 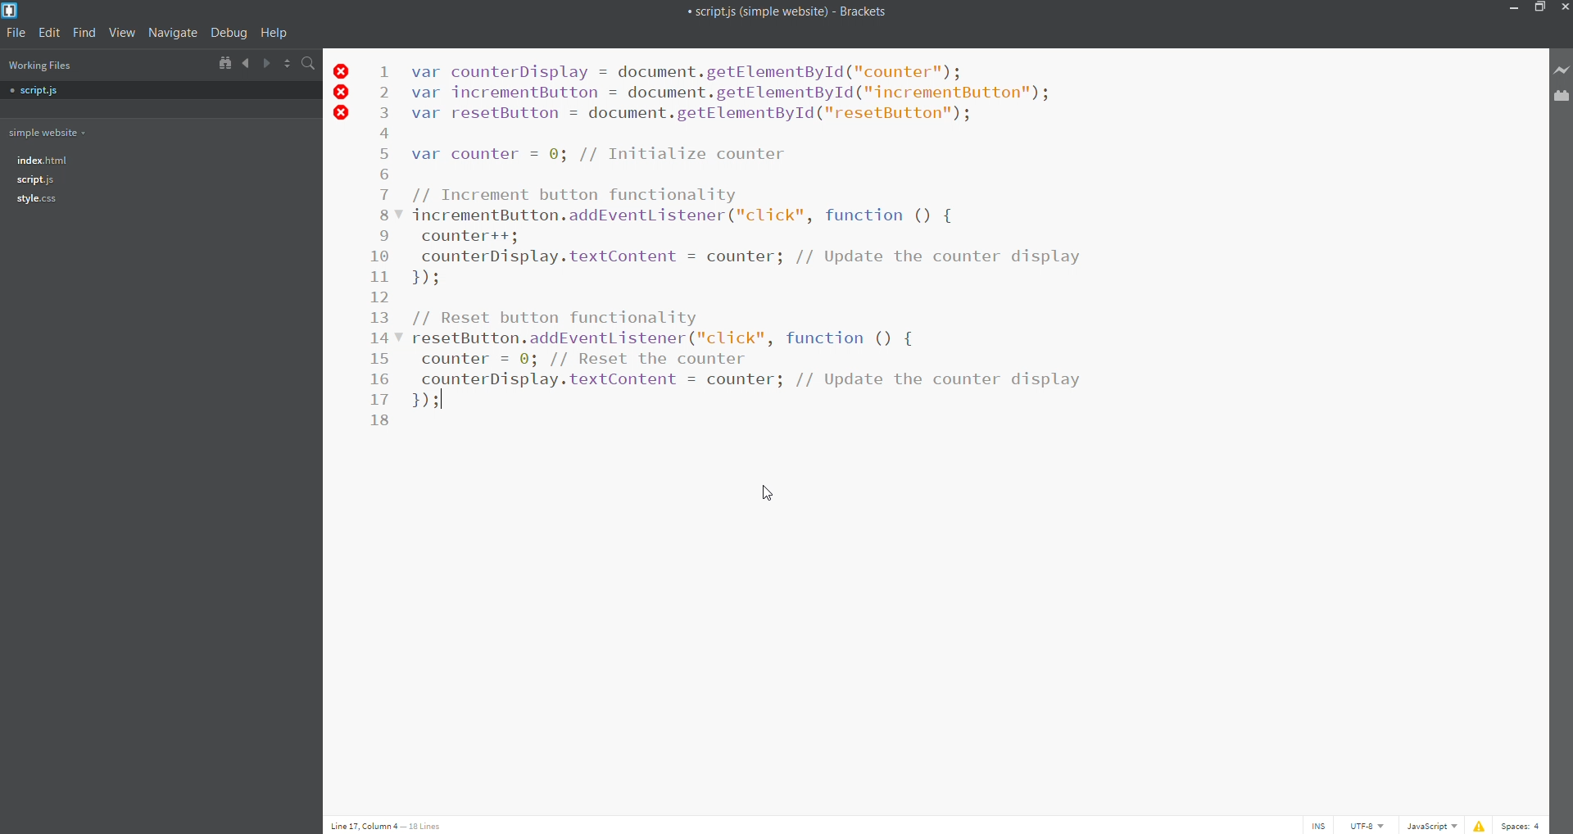 What do you see at coordinates (267, 63) in the screenshot?
I see `navigate forward` at bounding box center [267, 63].